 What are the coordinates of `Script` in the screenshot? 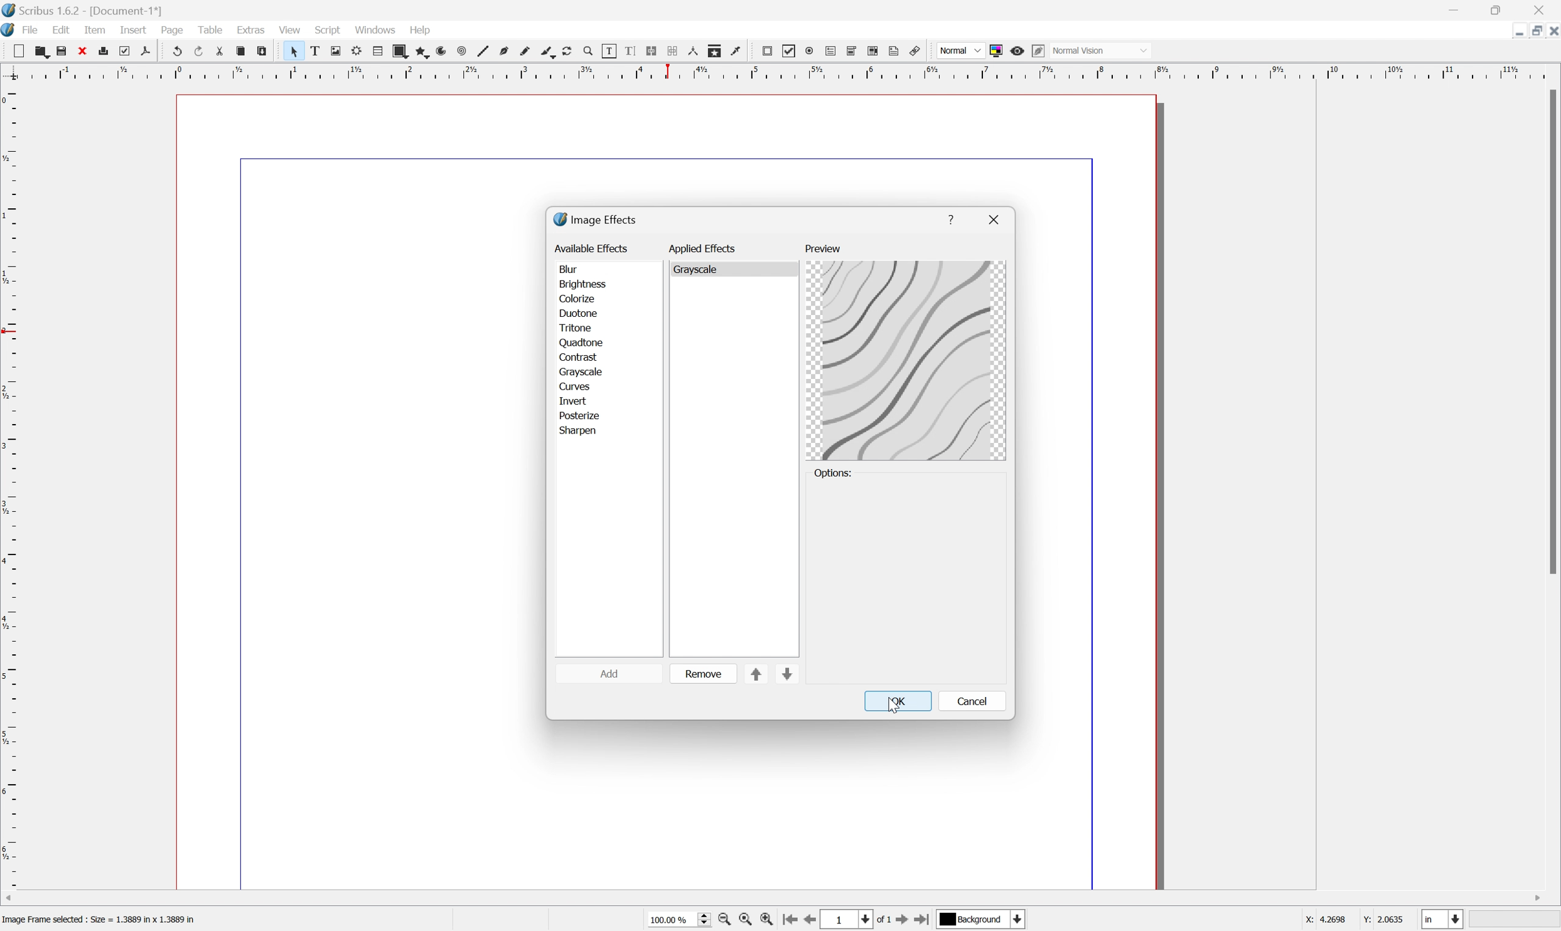 It's located at (331, 28).